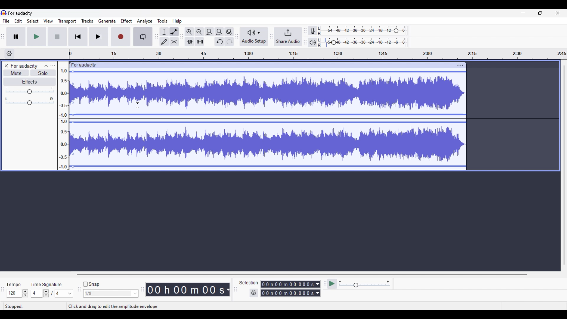 Image resolution: width=567 pixels, height=319 pixels. I want to click on Solo, so click(43, 73).